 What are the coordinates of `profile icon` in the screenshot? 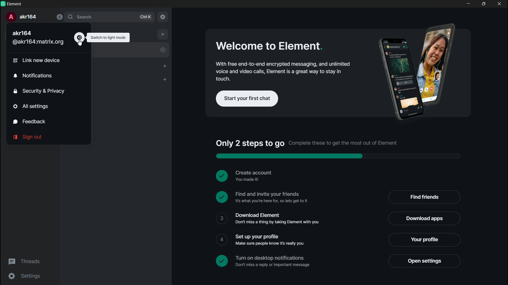 It's located at (11, 17).